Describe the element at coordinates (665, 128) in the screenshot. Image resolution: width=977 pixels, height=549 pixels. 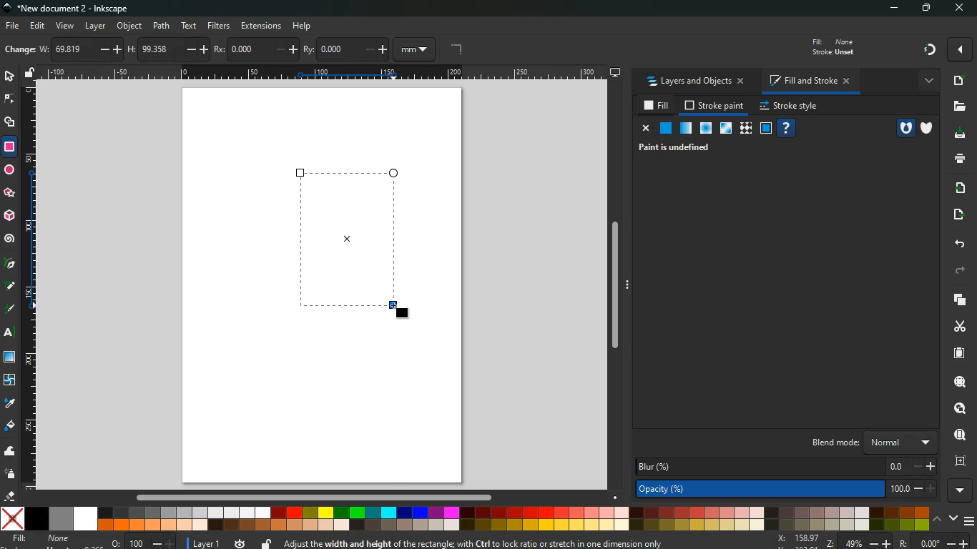
I see `normal` at that location.